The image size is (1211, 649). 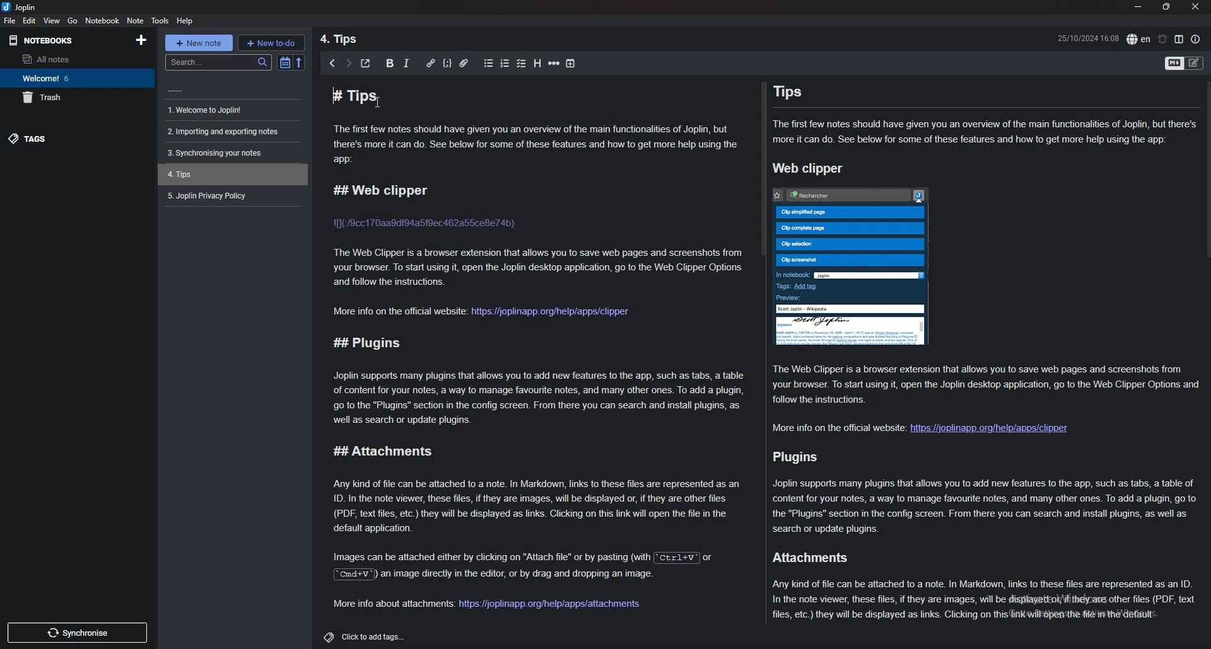 What do you see at coordinates (465, 62) in the screenshot?
I see `attach file` at bounding box center [465, 62].